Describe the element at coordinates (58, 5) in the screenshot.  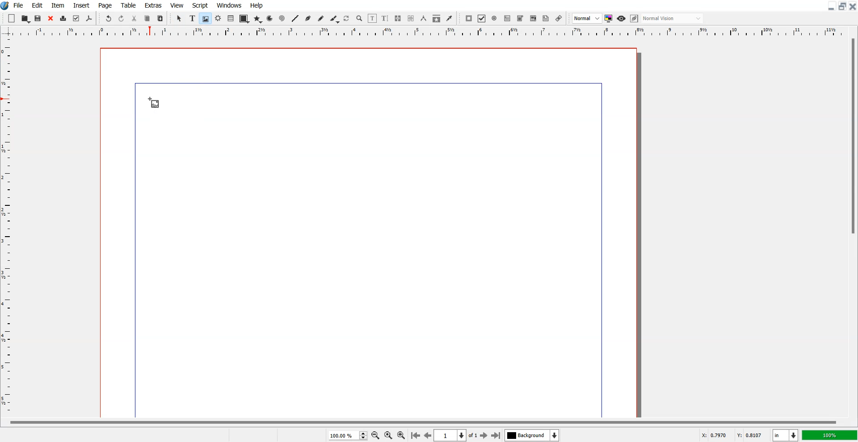
I see `Item` at that location.